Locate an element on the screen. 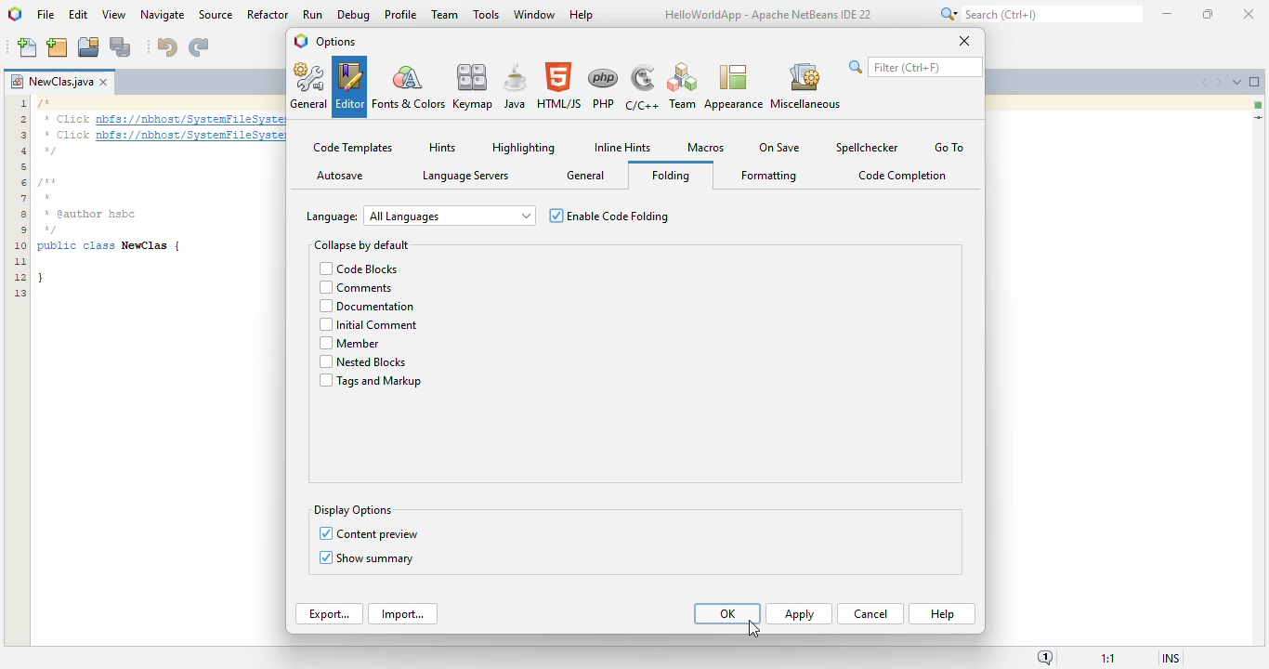 Image resolution: width=1269 pixels, height=669 pixels. Checkbox is located at coordinates (322, 557).